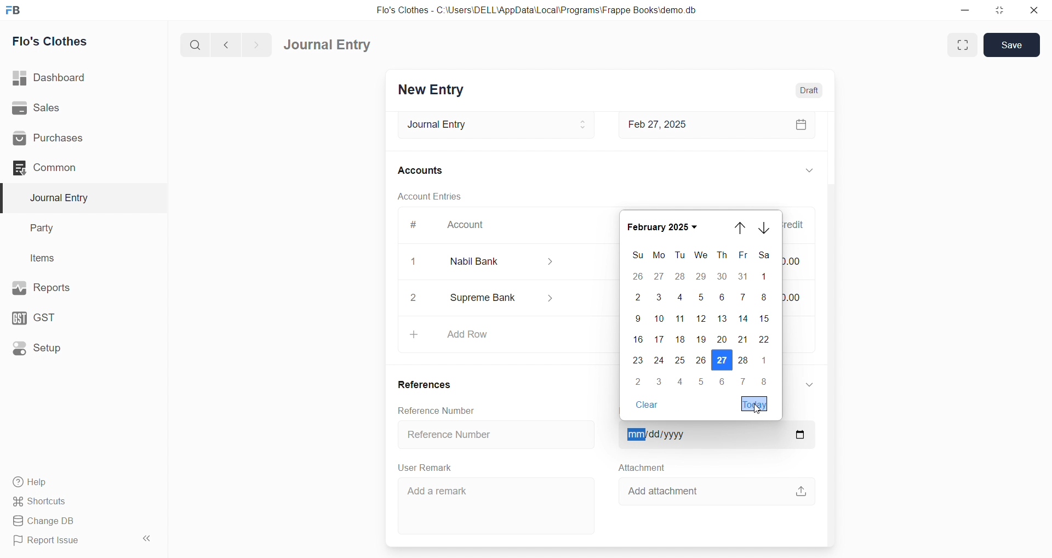  What do you see at coordinates (700, 341) in the screenshot?
I see `19` at bounding box center [700, 341].